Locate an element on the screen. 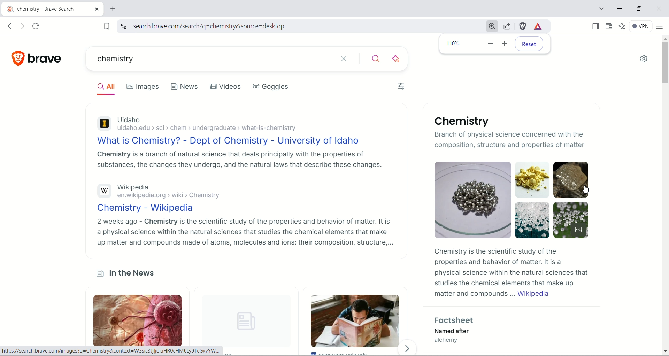 Image resolution: width=669 pixels, height=356 pixels. newsroom.ucla.edu is located at coordinates (342, 352).